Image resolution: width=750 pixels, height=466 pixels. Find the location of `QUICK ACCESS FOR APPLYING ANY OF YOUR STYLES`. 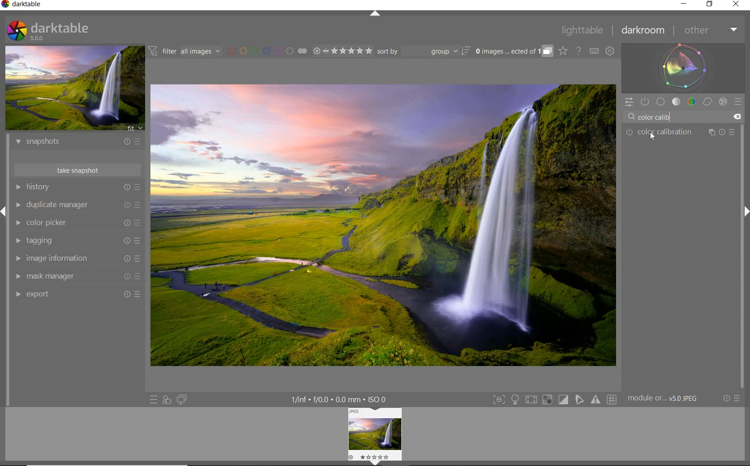

QUICK ACCESS FOR APPLYING ANY OF YOUR STYLES is located at coordinates (166, 400).